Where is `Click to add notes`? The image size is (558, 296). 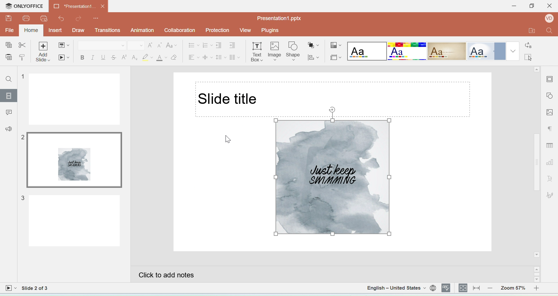 Click to add notes is located at coordinates (332, 274).